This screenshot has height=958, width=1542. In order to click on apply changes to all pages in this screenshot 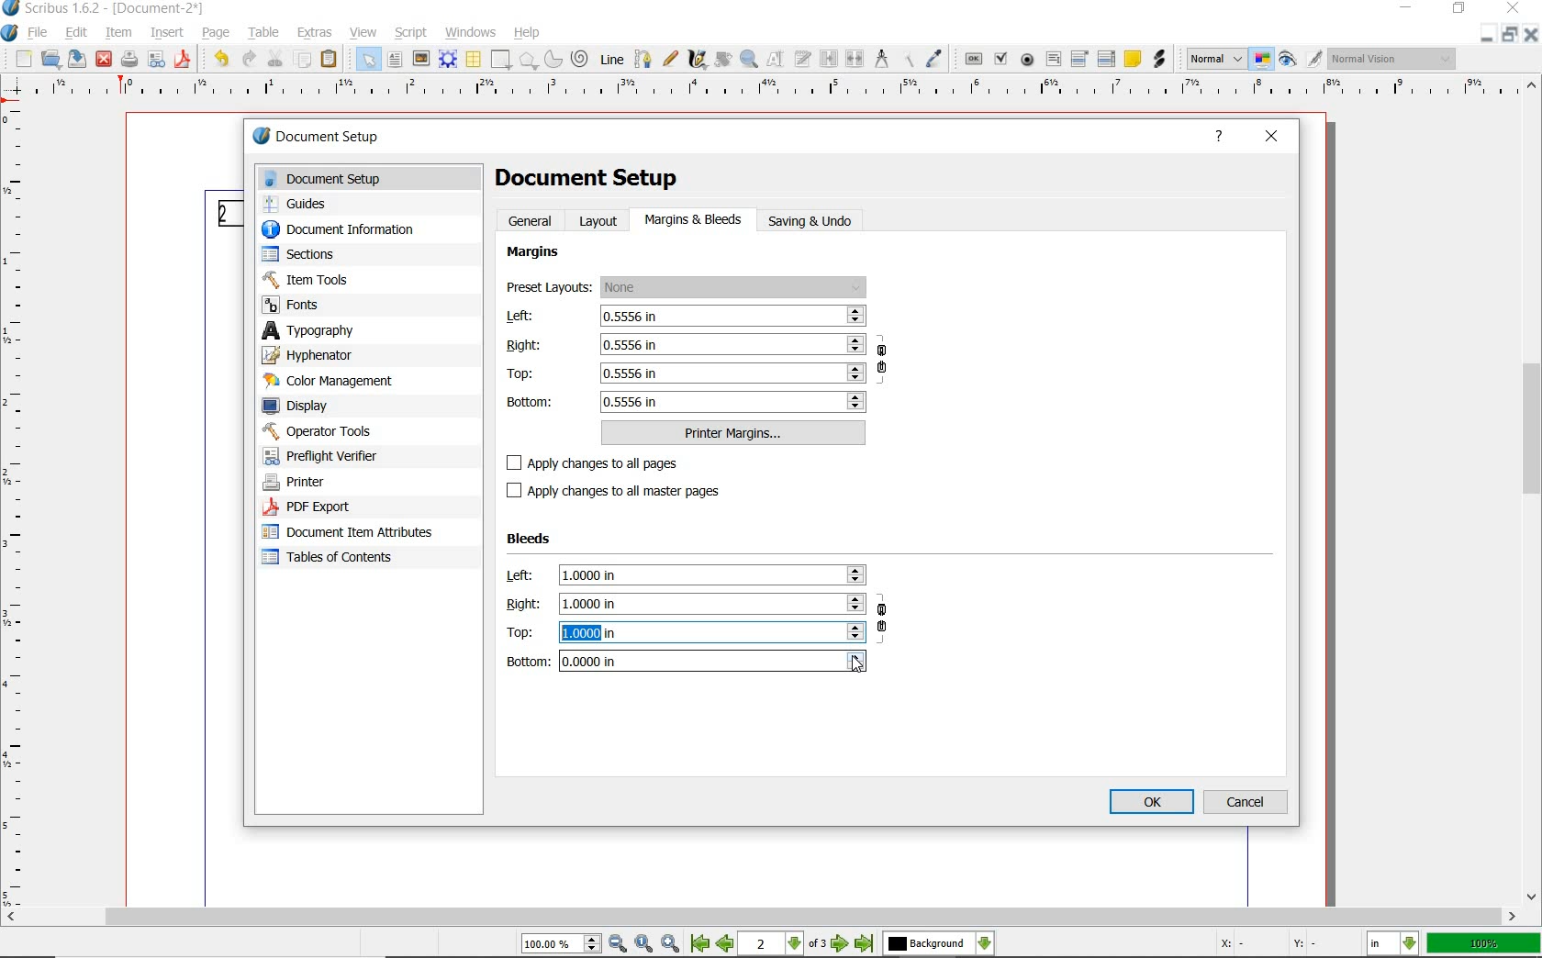, I will do `click(604, 464)`.